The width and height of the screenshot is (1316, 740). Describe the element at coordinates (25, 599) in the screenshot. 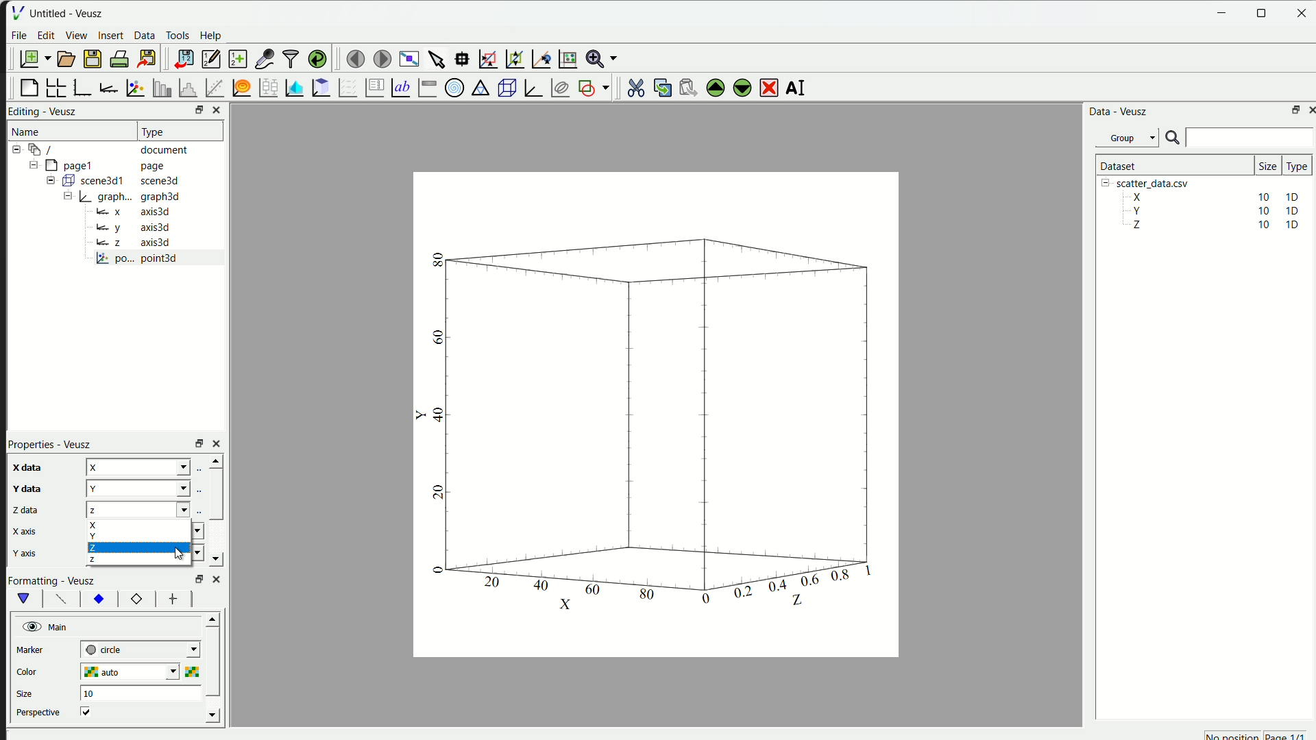

I see `vShape` at that location.